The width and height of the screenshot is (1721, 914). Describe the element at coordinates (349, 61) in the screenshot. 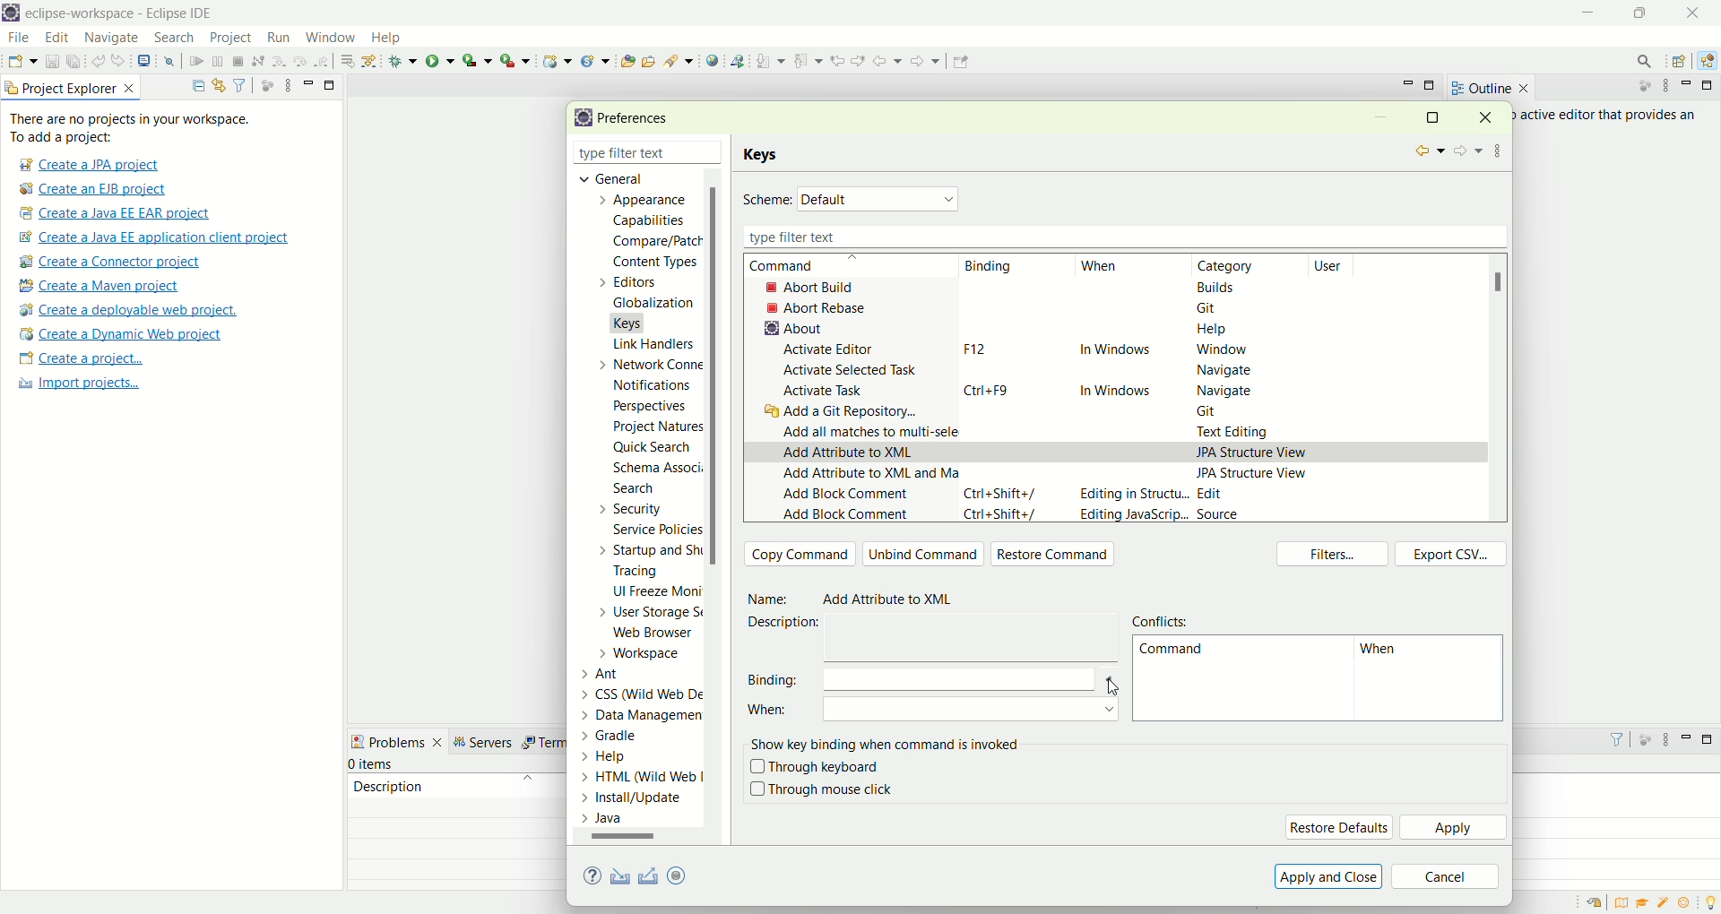

I see `drop to frames` at that location.